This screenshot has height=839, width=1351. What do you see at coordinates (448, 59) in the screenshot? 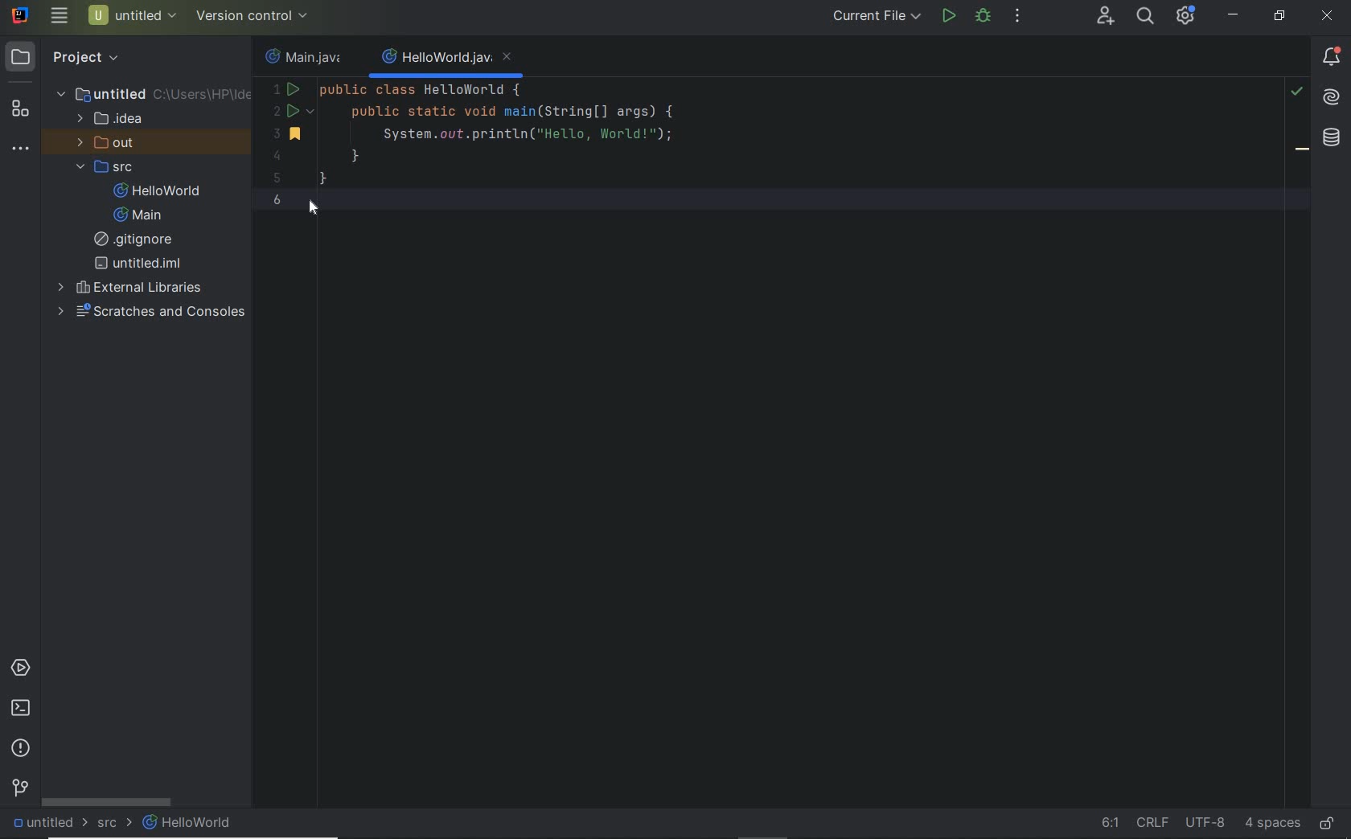
I see `file name` at bounding box center [448, 59].